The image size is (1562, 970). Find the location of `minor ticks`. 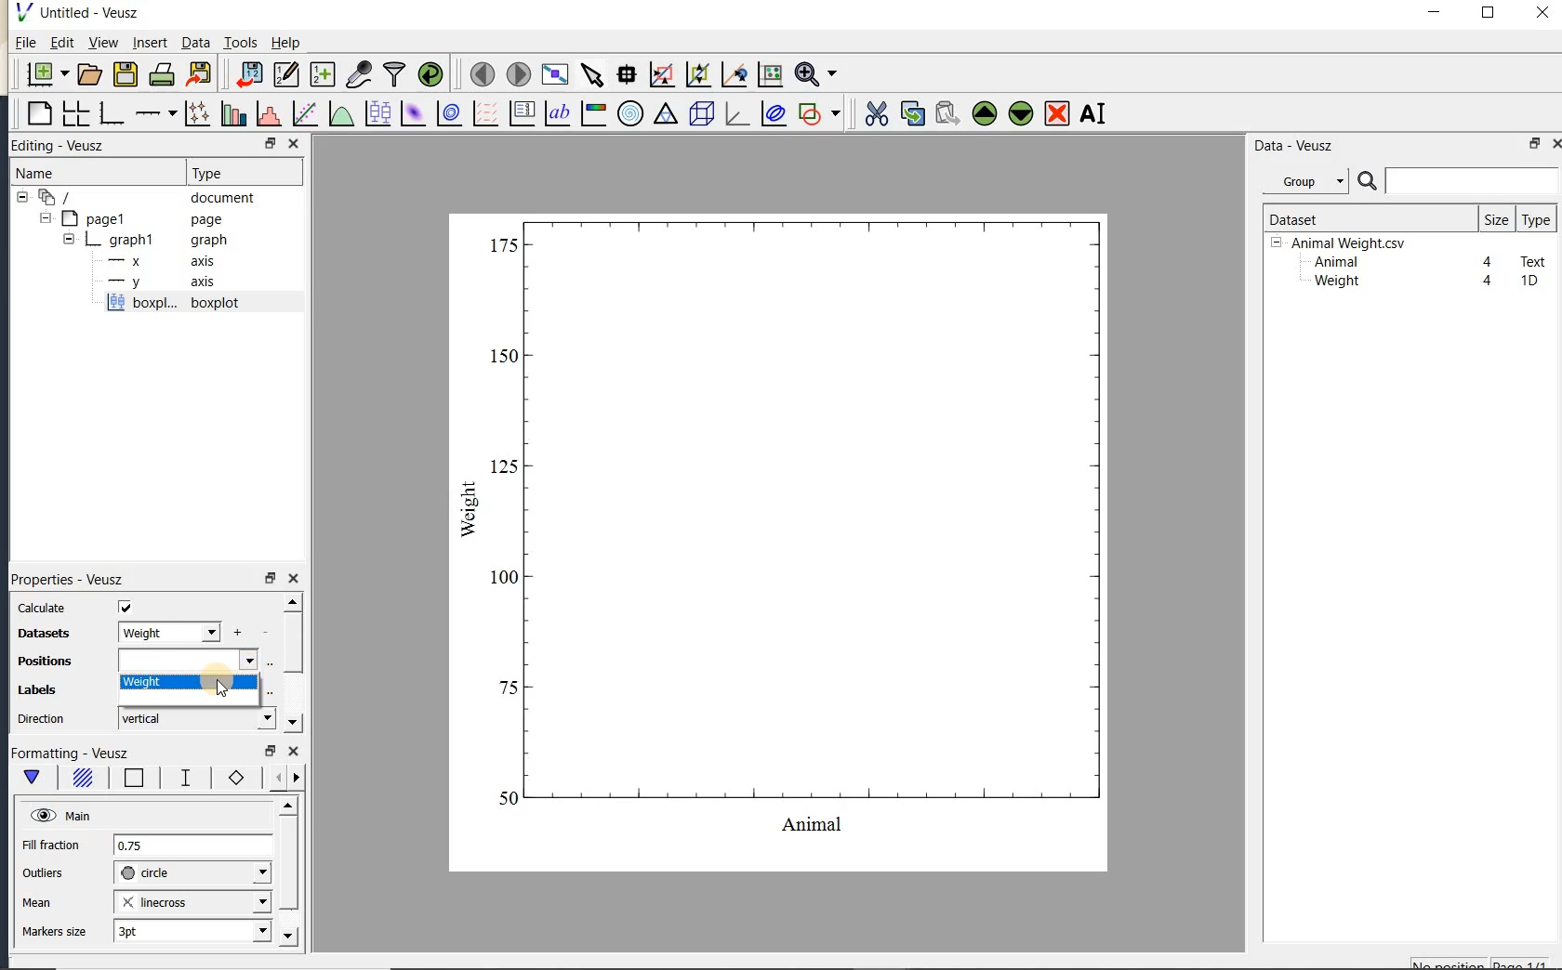

minor ticks is located at coordinates (281, 778).